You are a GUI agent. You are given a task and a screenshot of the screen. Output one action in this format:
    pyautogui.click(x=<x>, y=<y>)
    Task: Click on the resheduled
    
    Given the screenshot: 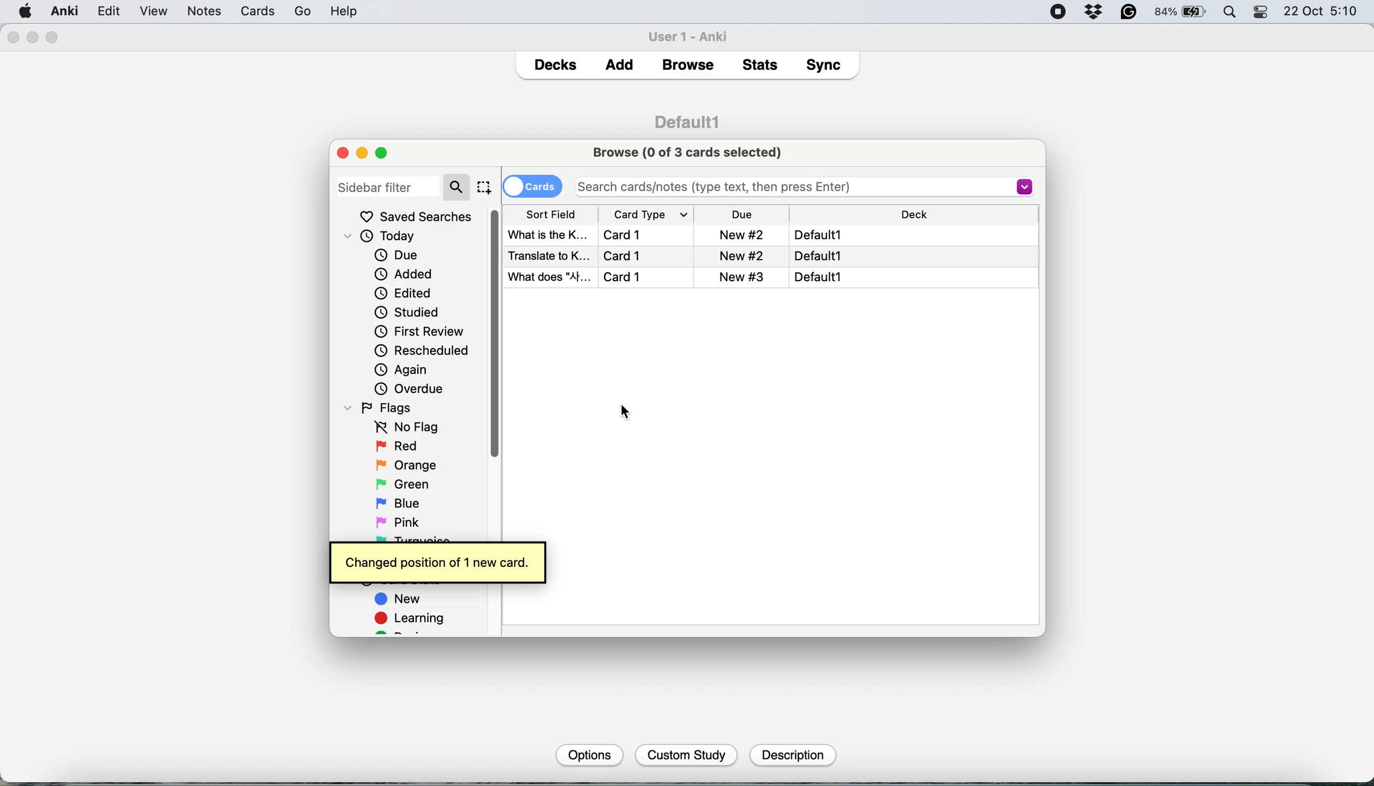 What is the action you would take?
    pyautogui.click(x=425, y=351)
    